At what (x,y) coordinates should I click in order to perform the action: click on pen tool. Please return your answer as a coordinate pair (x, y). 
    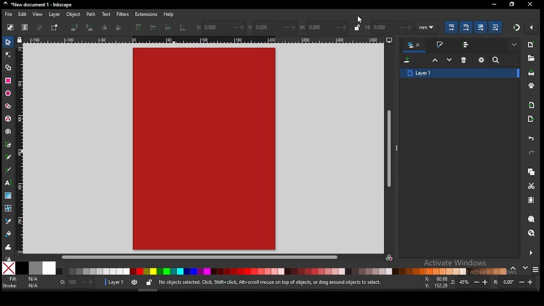
    Looking at the image, I should click on (8, 145).